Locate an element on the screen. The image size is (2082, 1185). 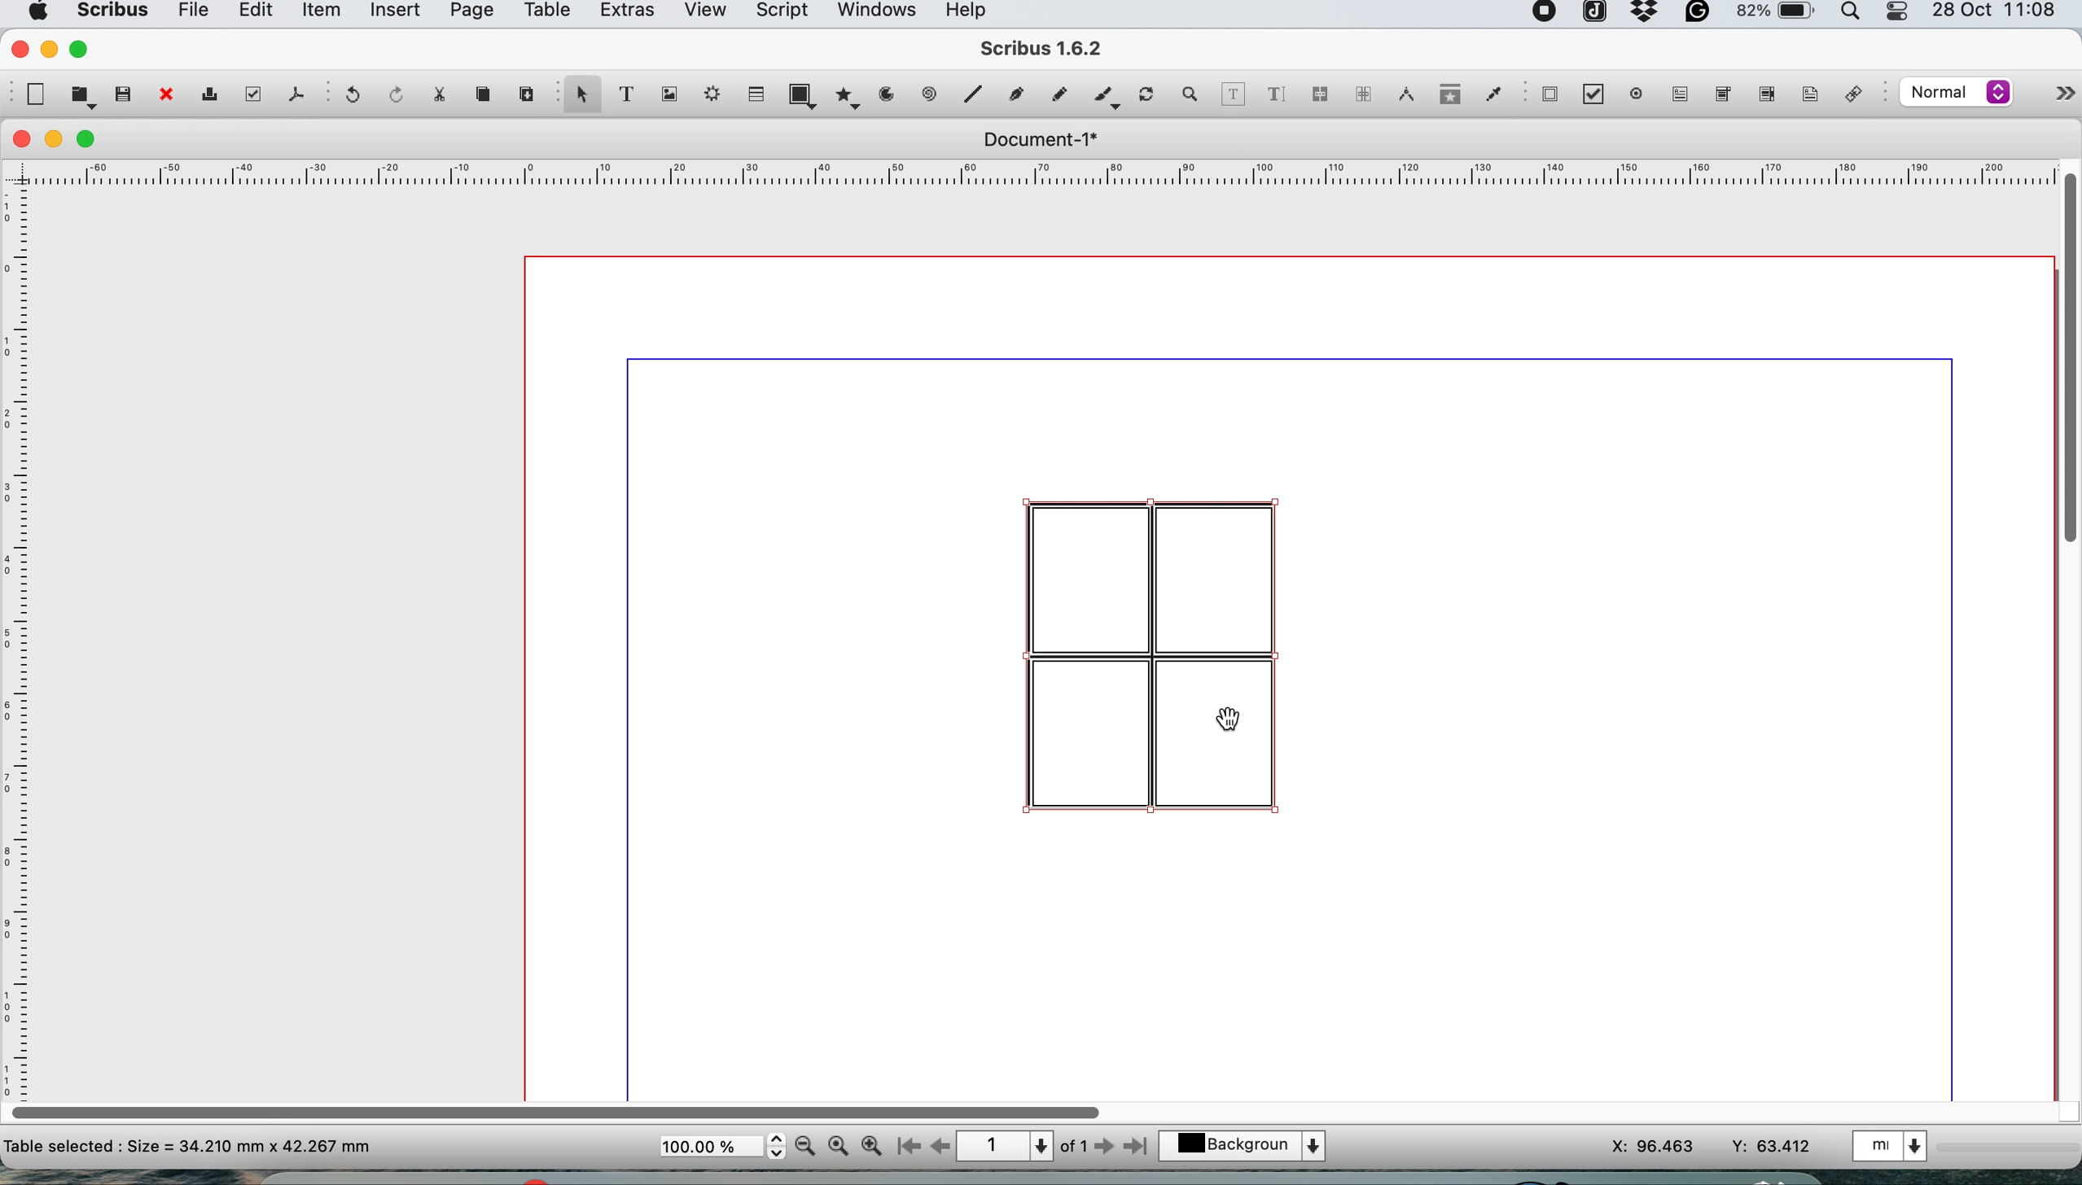
text annotation is located at coordinates (1807, 94).